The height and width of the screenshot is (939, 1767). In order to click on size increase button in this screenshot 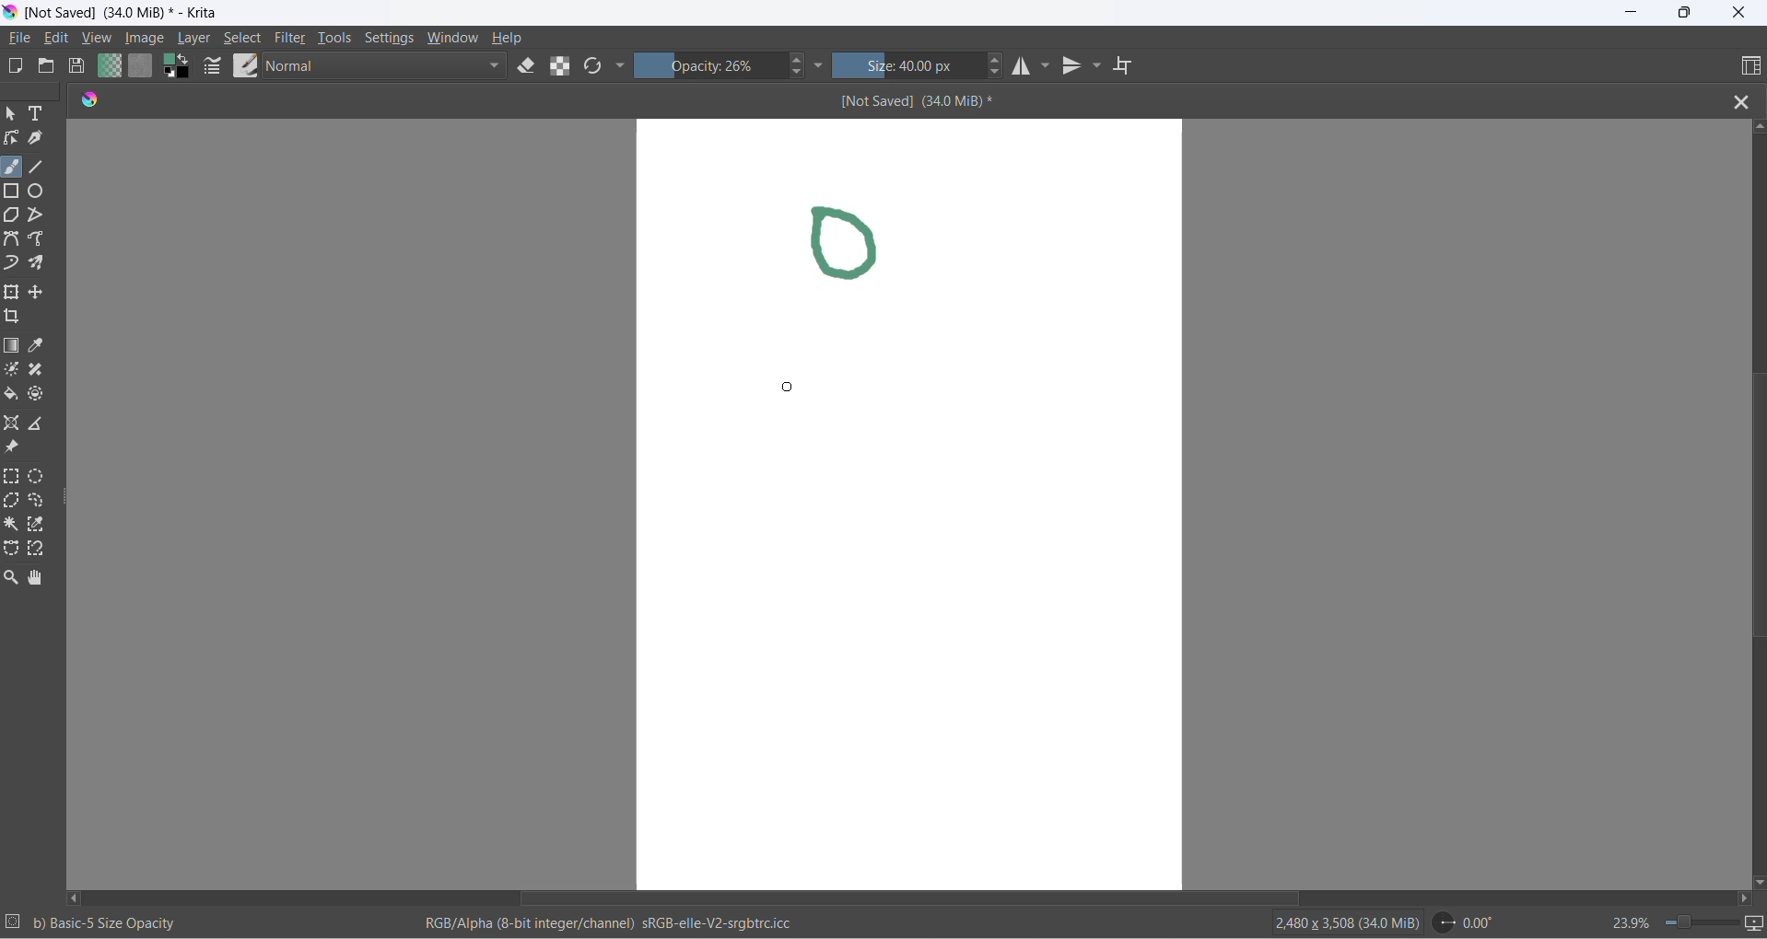, I will do `click(999, 61)`.